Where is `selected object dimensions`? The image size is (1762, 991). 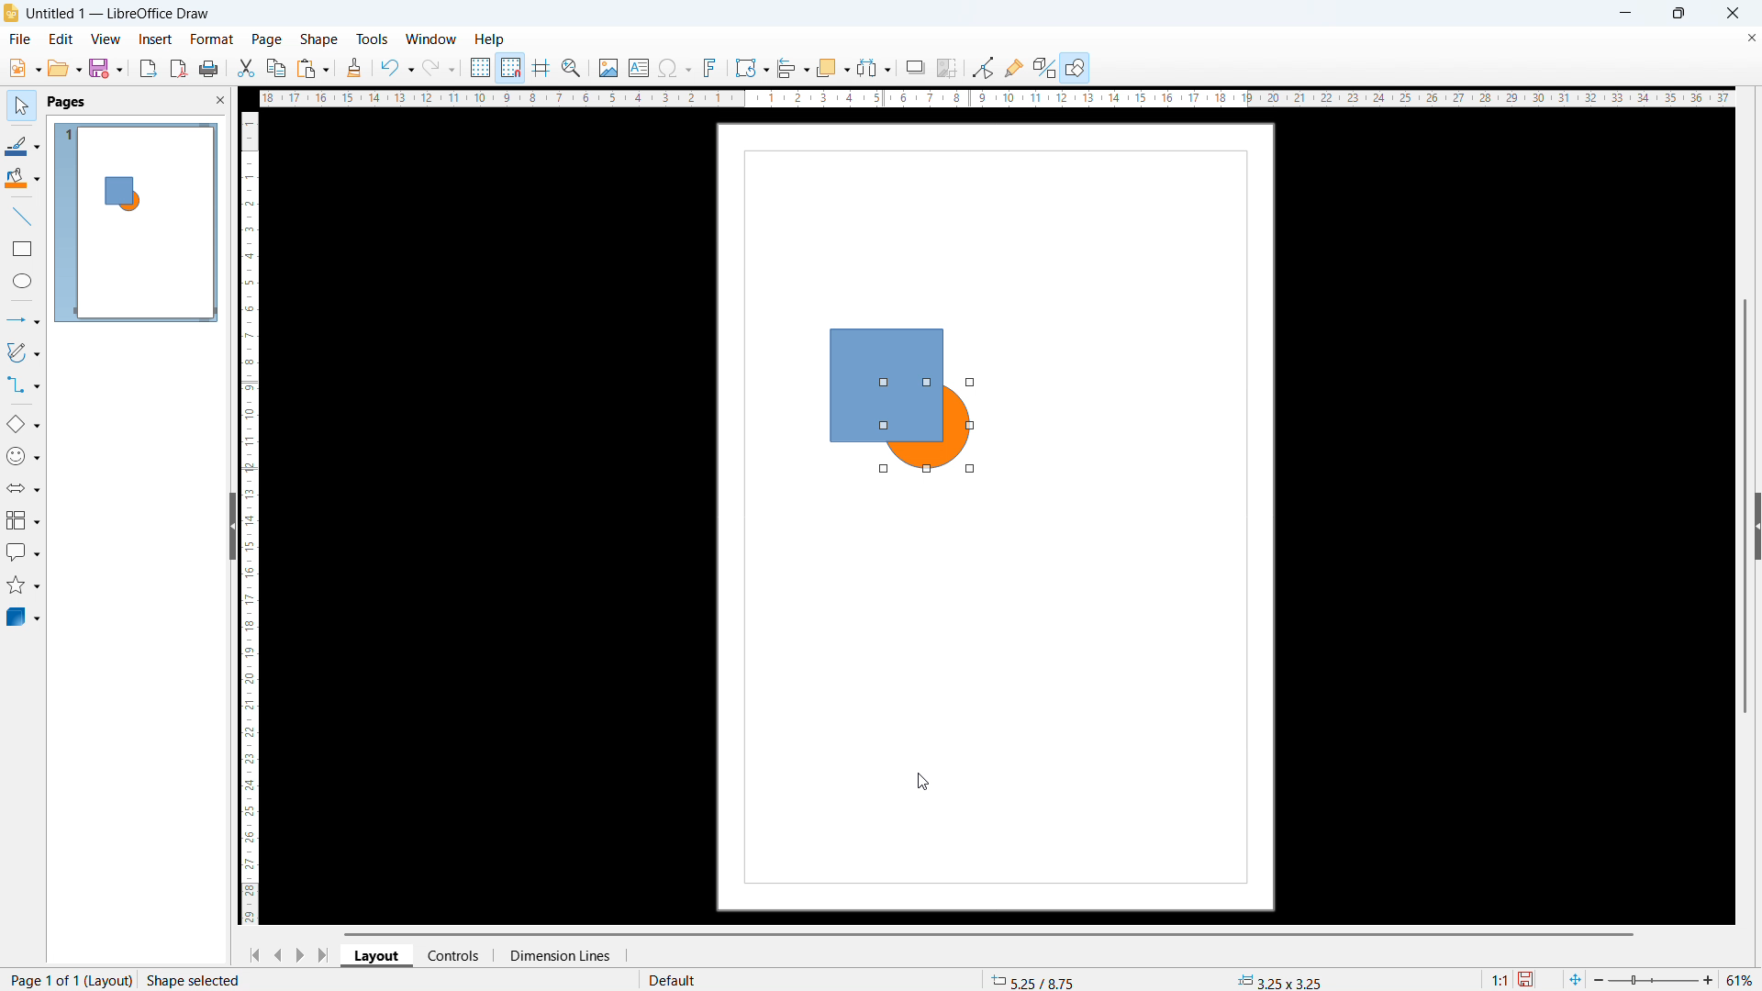 selected object dimensions is located at coordinates (1279, 979).